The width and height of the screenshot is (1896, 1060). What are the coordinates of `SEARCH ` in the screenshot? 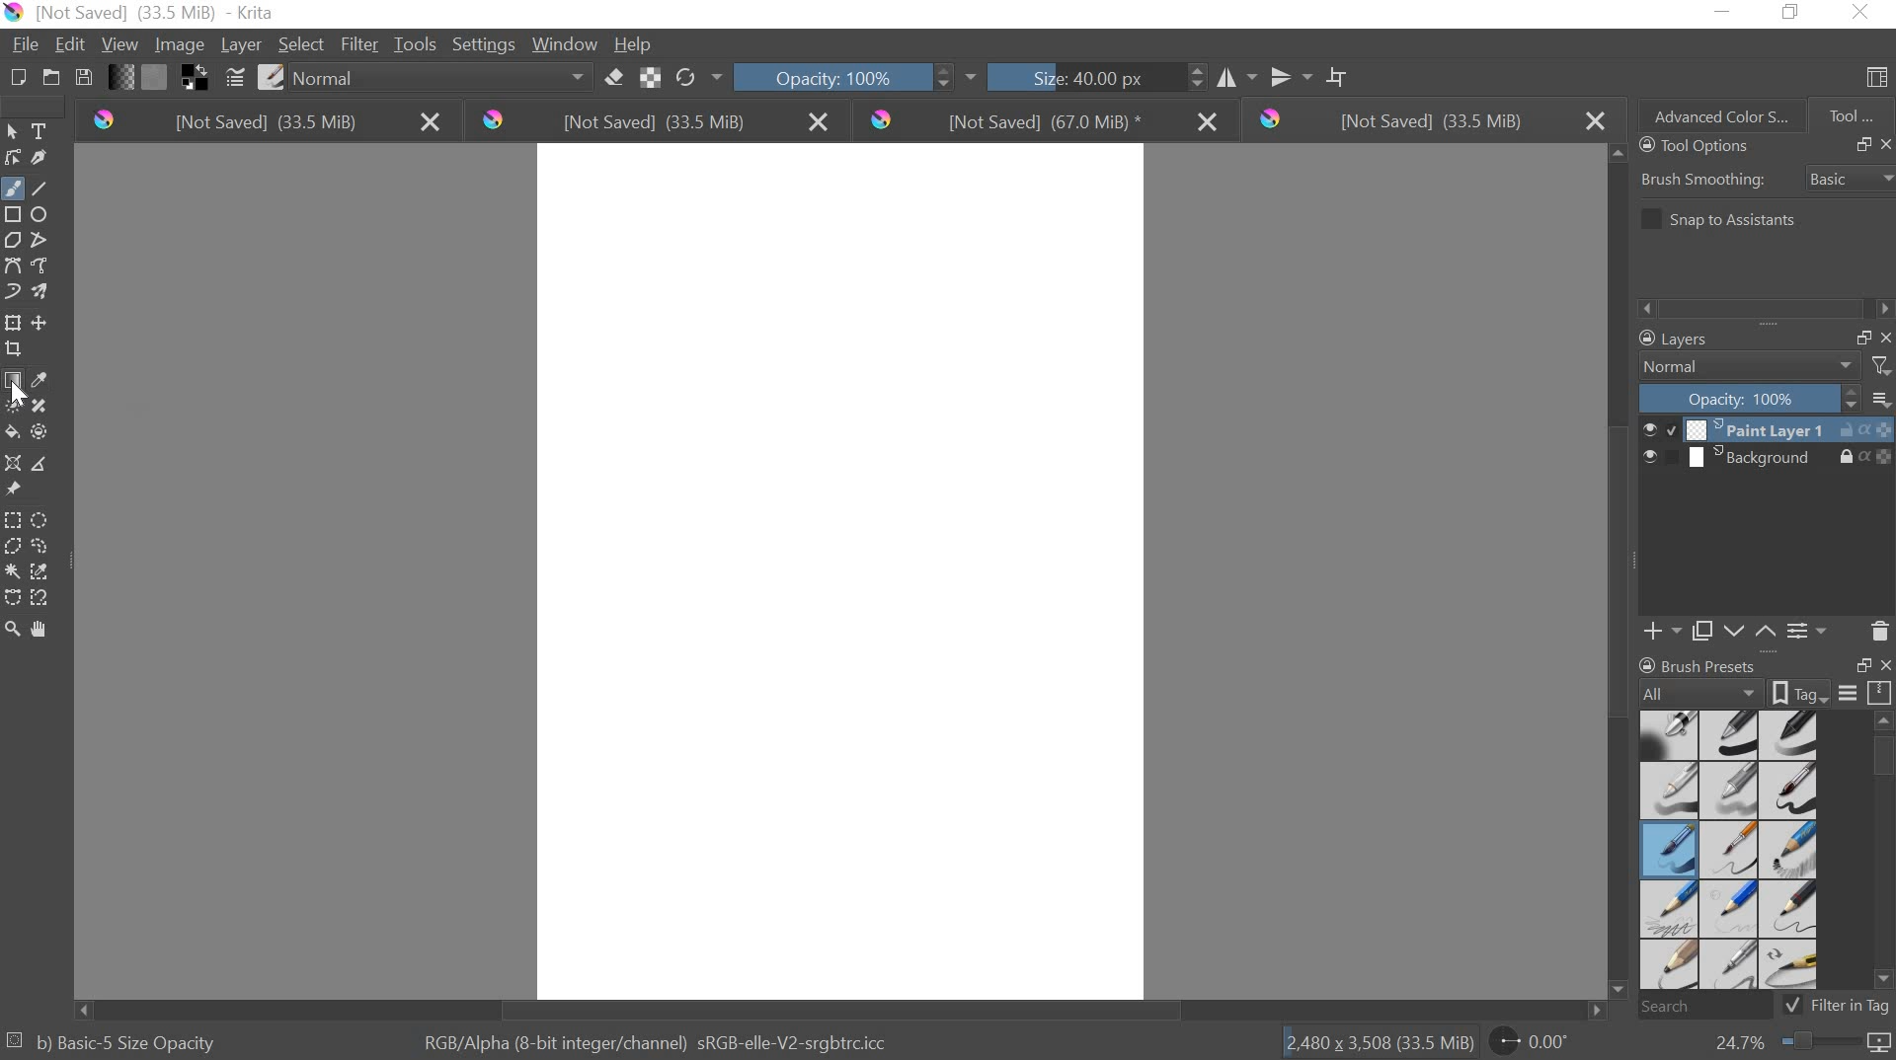 It's located at (1712, 1007).